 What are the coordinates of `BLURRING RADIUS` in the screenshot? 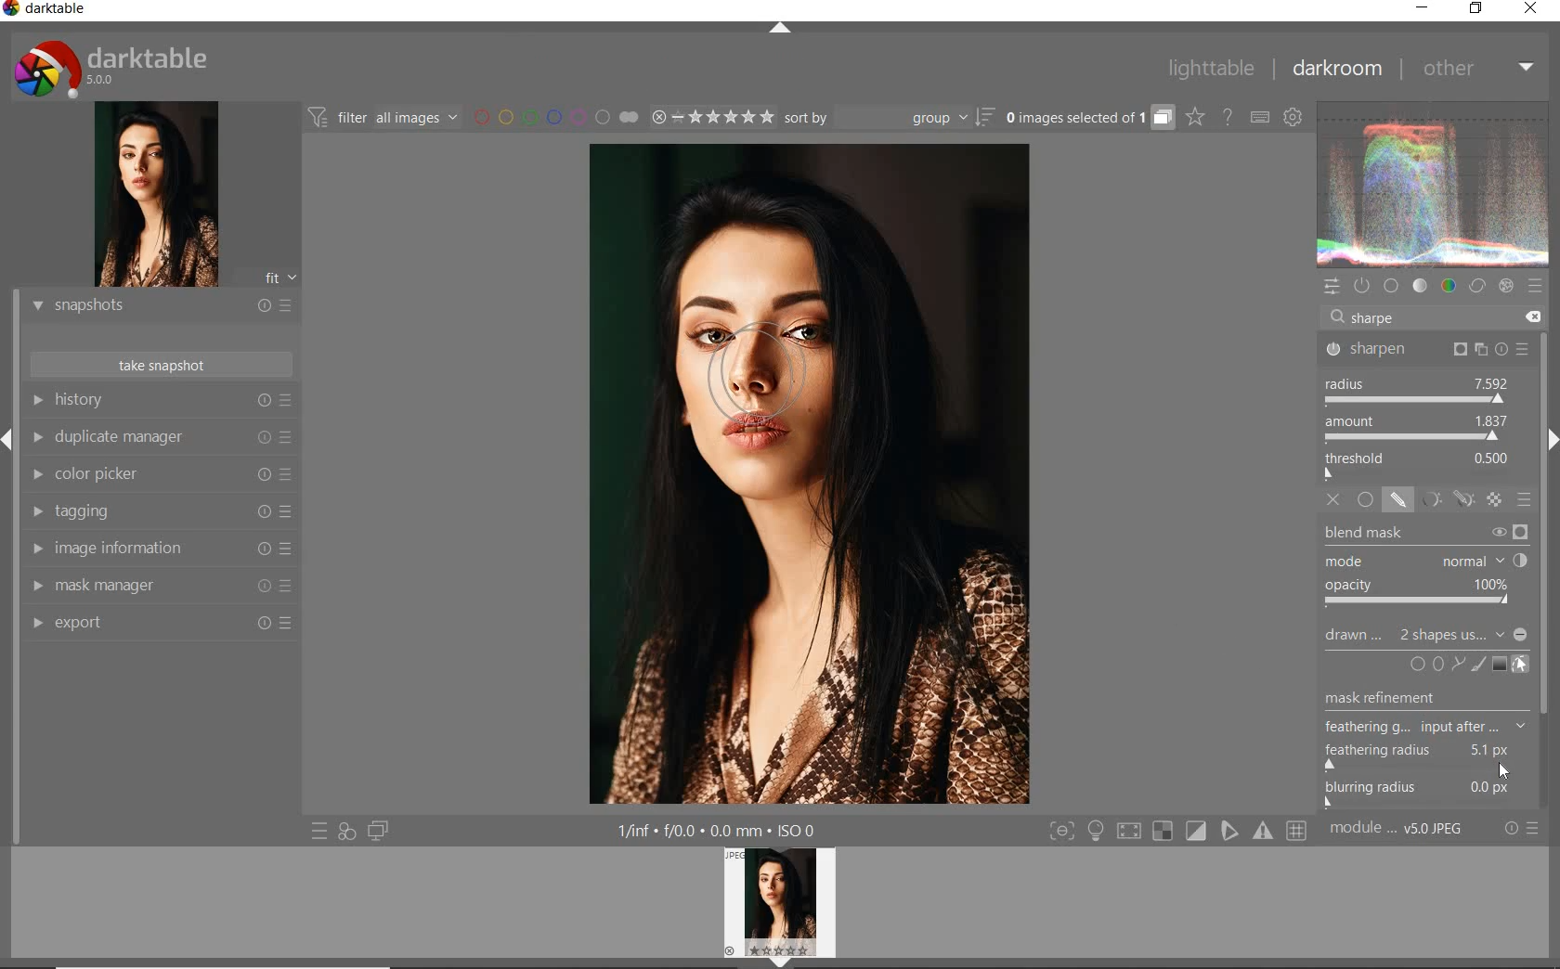 It's located at (1431, 793).